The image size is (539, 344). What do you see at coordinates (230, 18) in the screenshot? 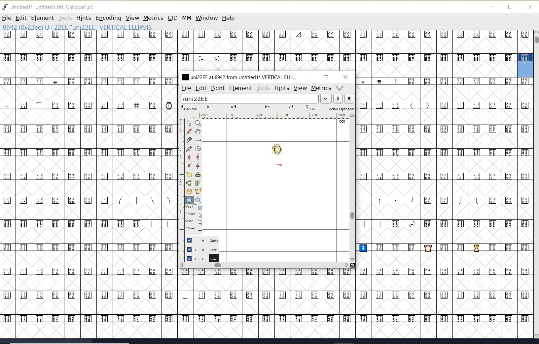
I see `help` at bounding box center [230, 18].